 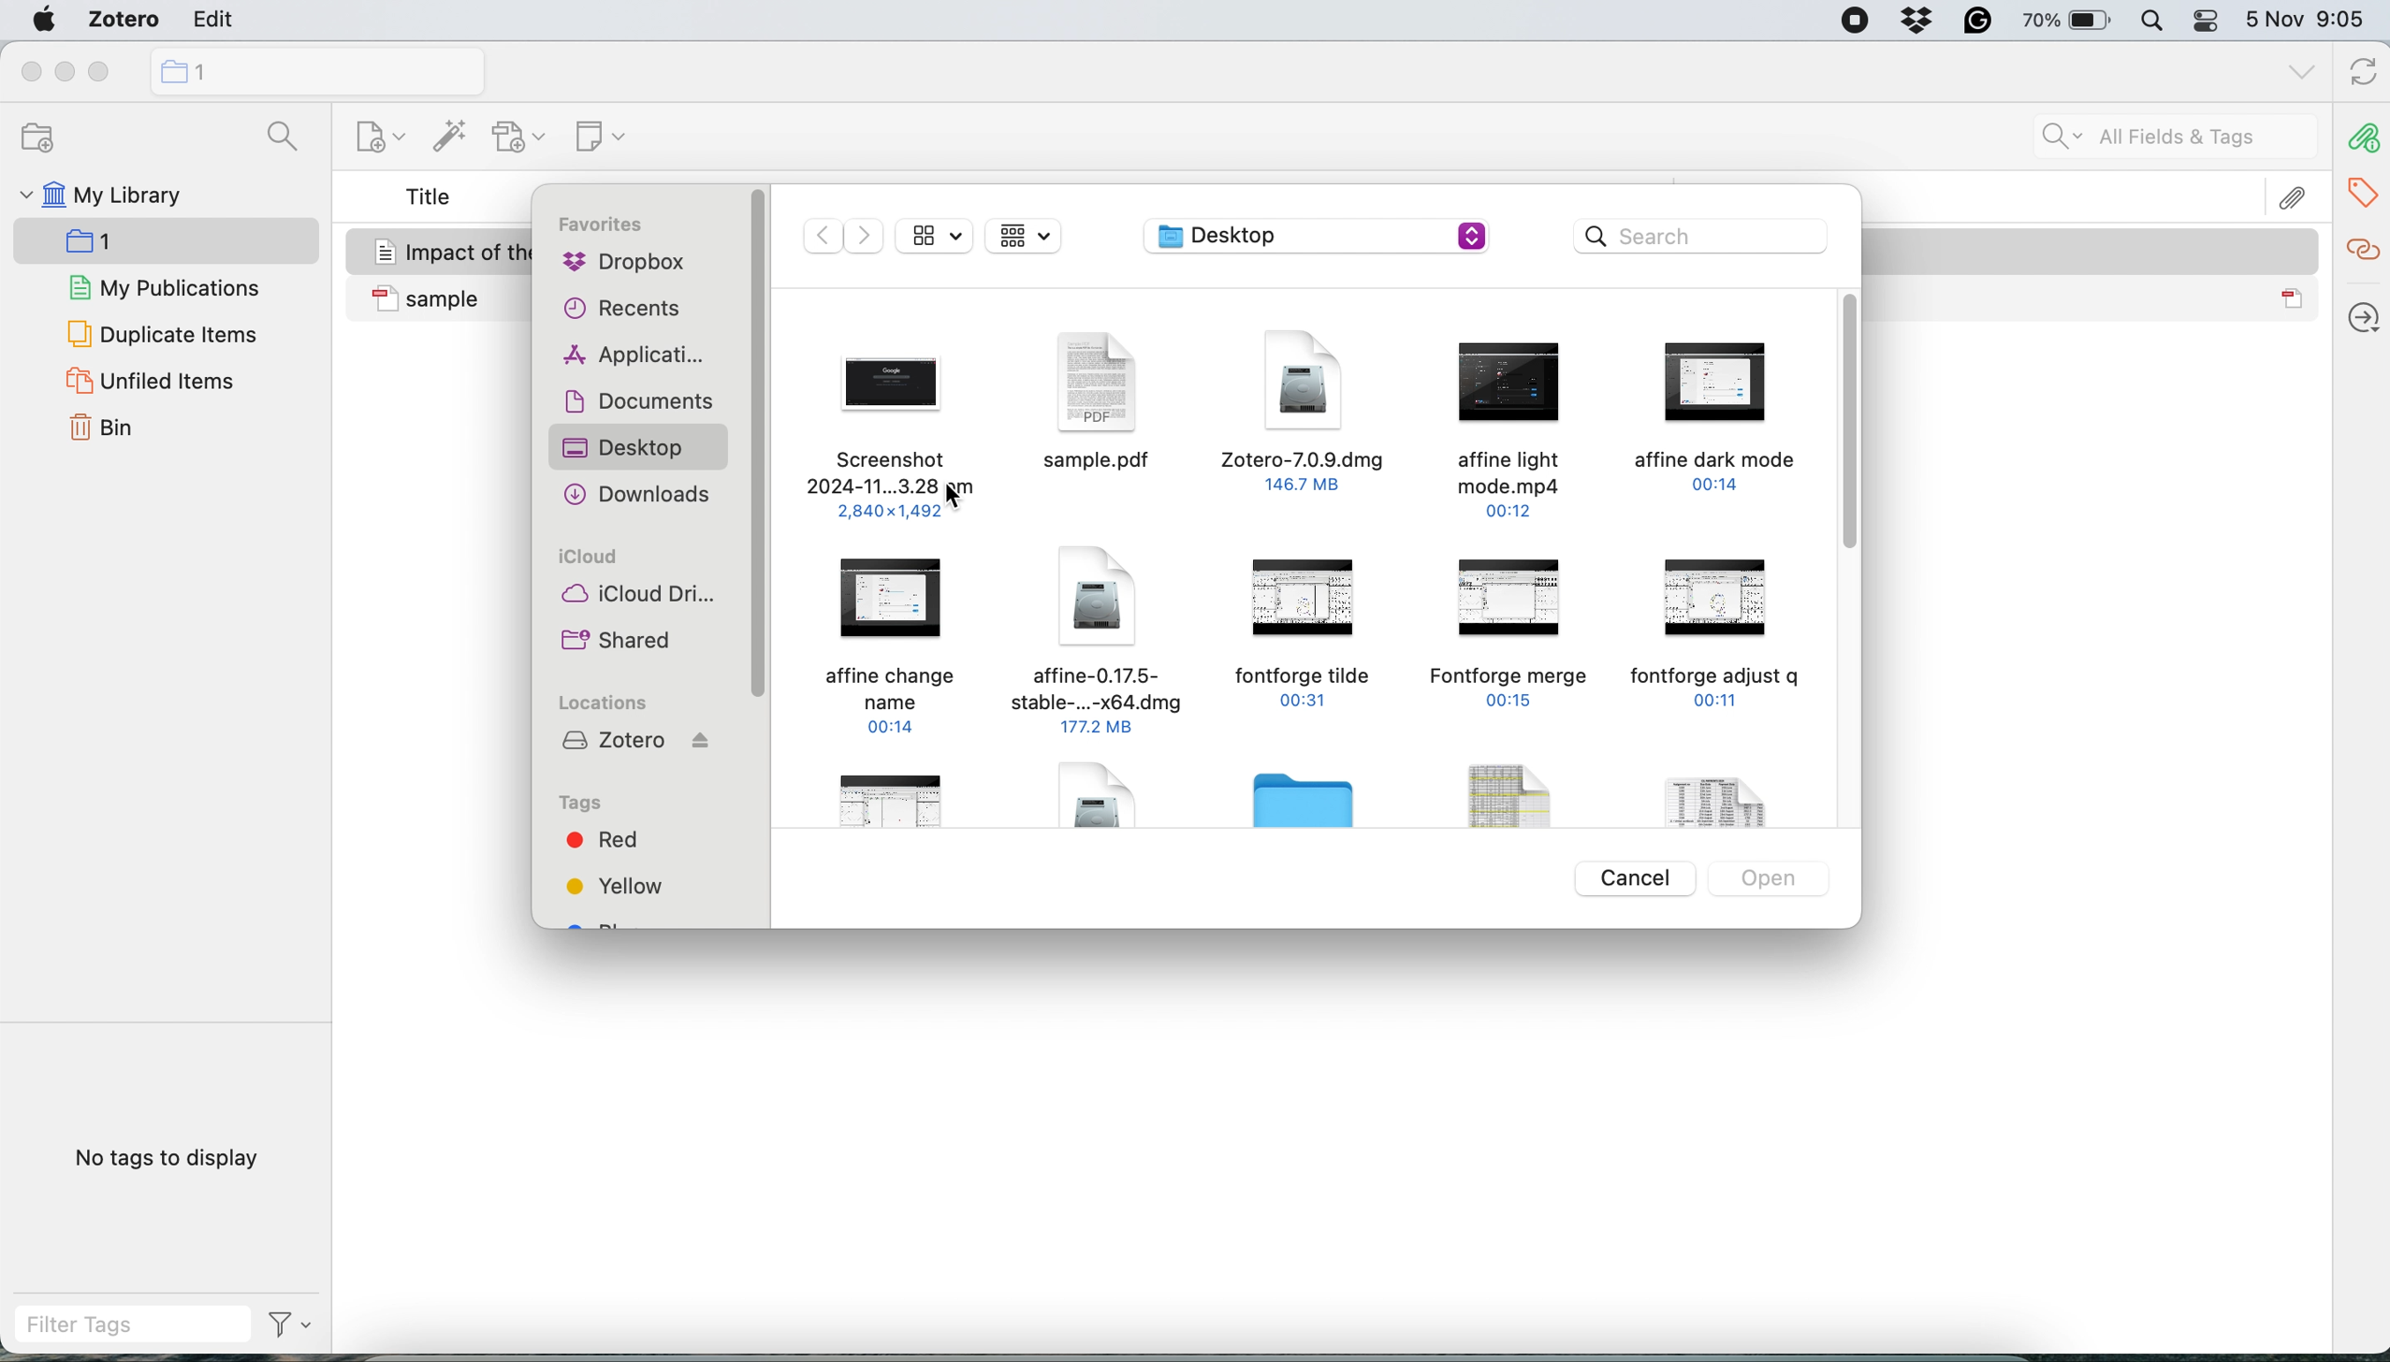 What do you see at coordinates (119, 245) in the screenshot?
I see `1` at bounding box center [119, 245].